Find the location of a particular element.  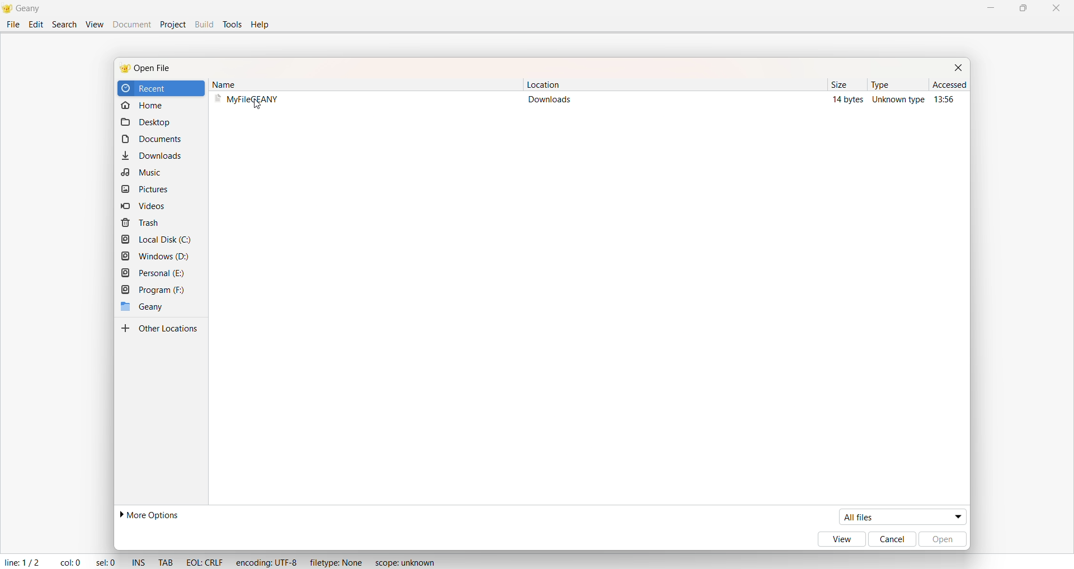

name is located at coordinates (233, 83).